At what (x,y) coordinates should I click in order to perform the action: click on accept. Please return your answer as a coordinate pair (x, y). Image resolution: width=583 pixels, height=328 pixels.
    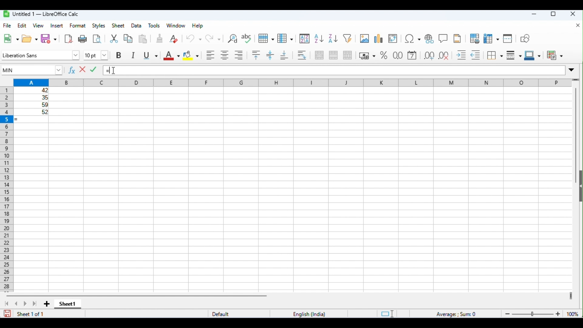
    Looking at the image, I should click on (94, 70).